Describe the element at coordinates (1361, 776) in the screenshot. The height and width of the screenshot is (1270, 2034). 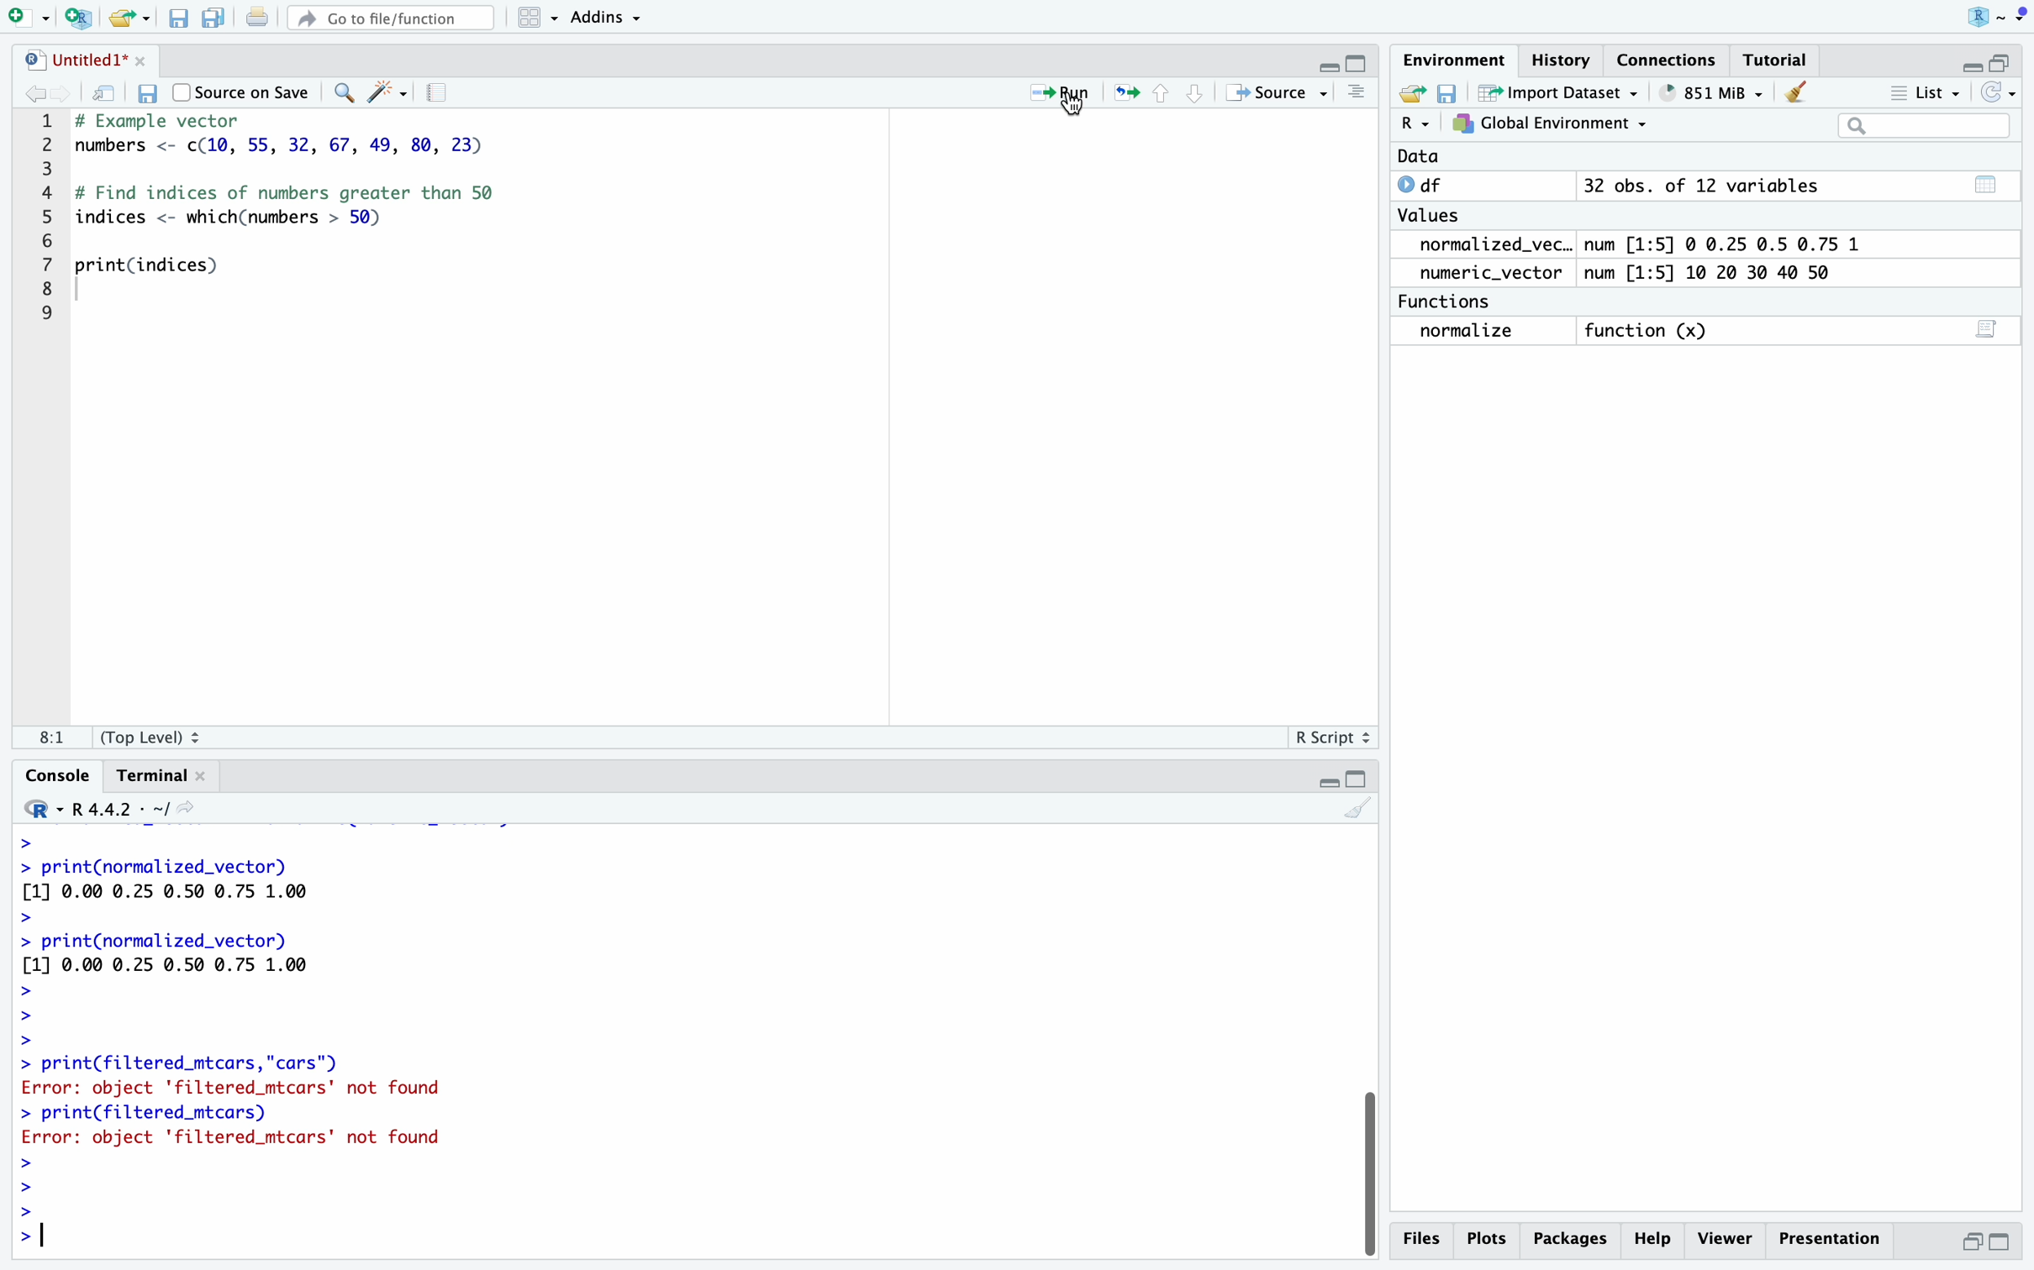
I see `MAXIMISE` at that location.